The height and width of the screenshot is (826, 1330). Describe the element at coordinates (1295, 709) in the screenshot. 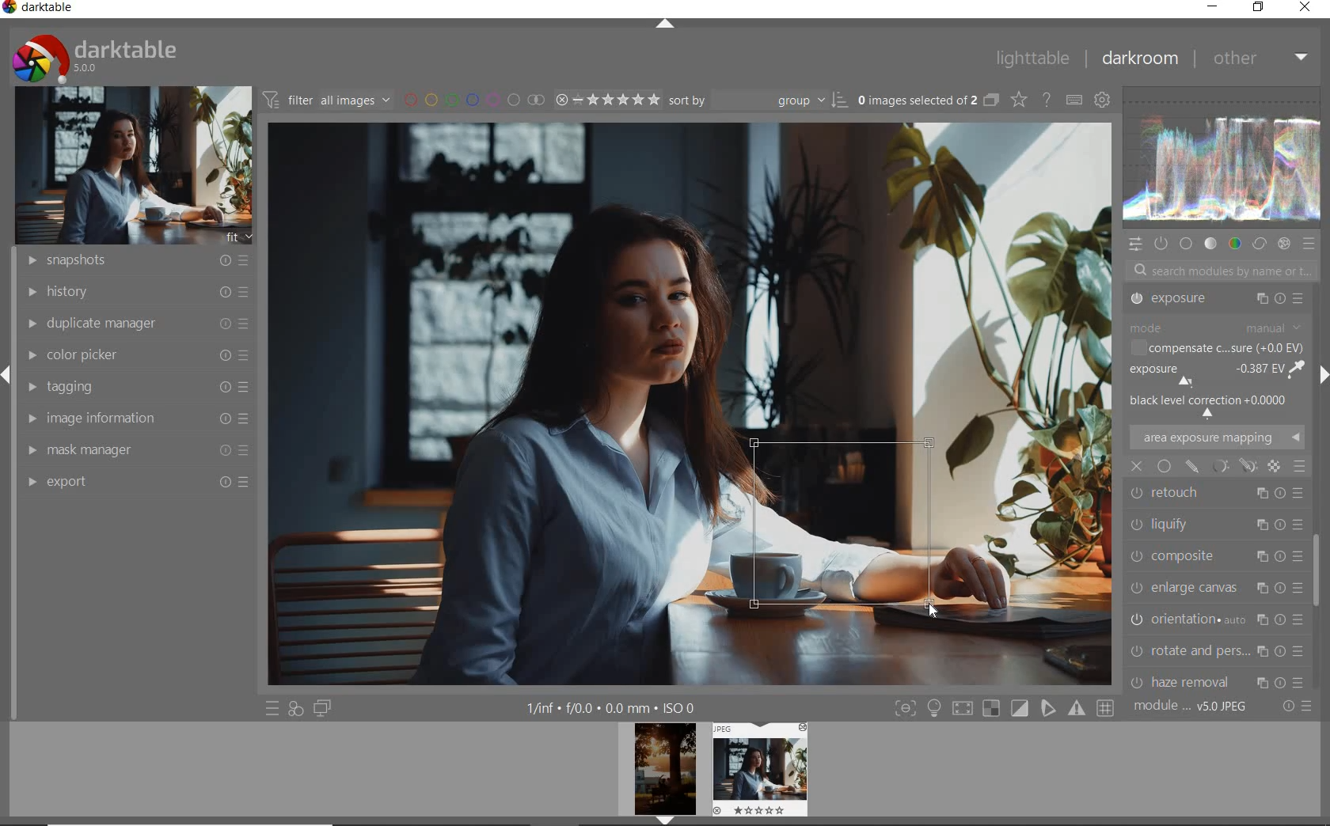

I see `RESET OR PRESET & PREFERANCE` at that location.